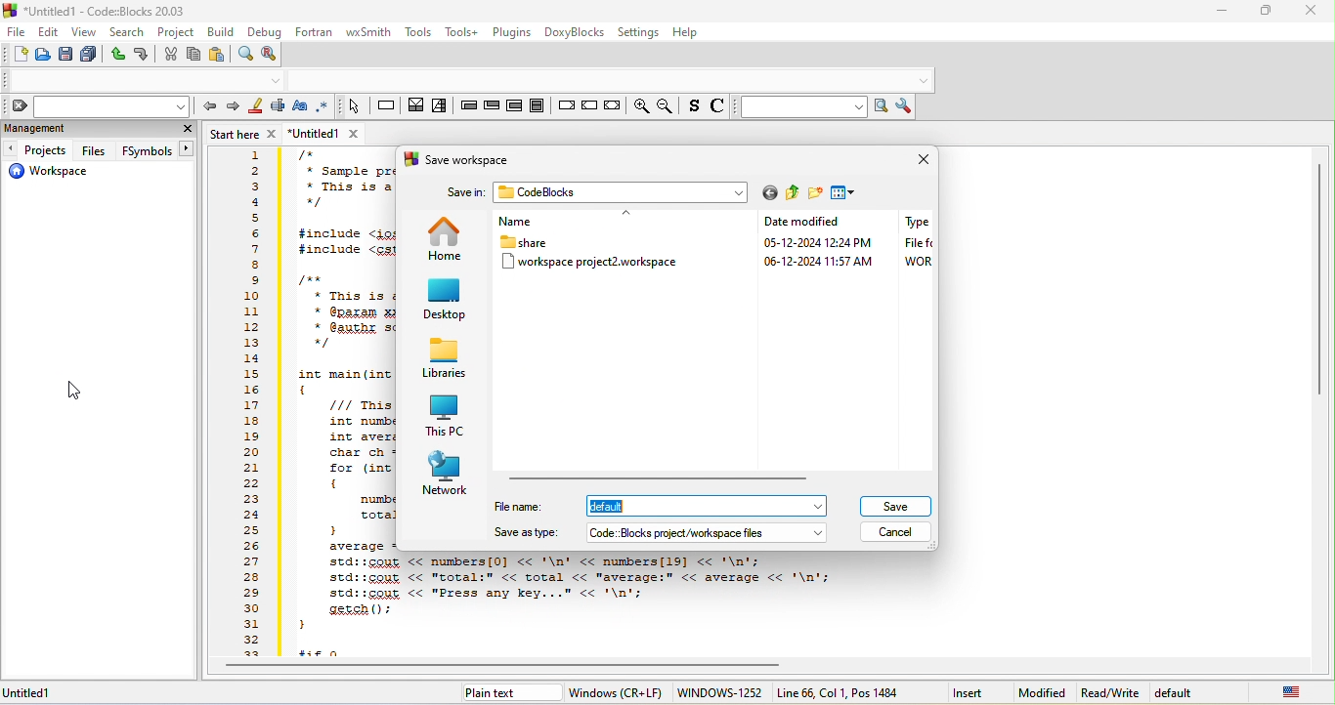 The width and height of the screenshot is (1335, 705). I want to click on help, so click(686, 32).